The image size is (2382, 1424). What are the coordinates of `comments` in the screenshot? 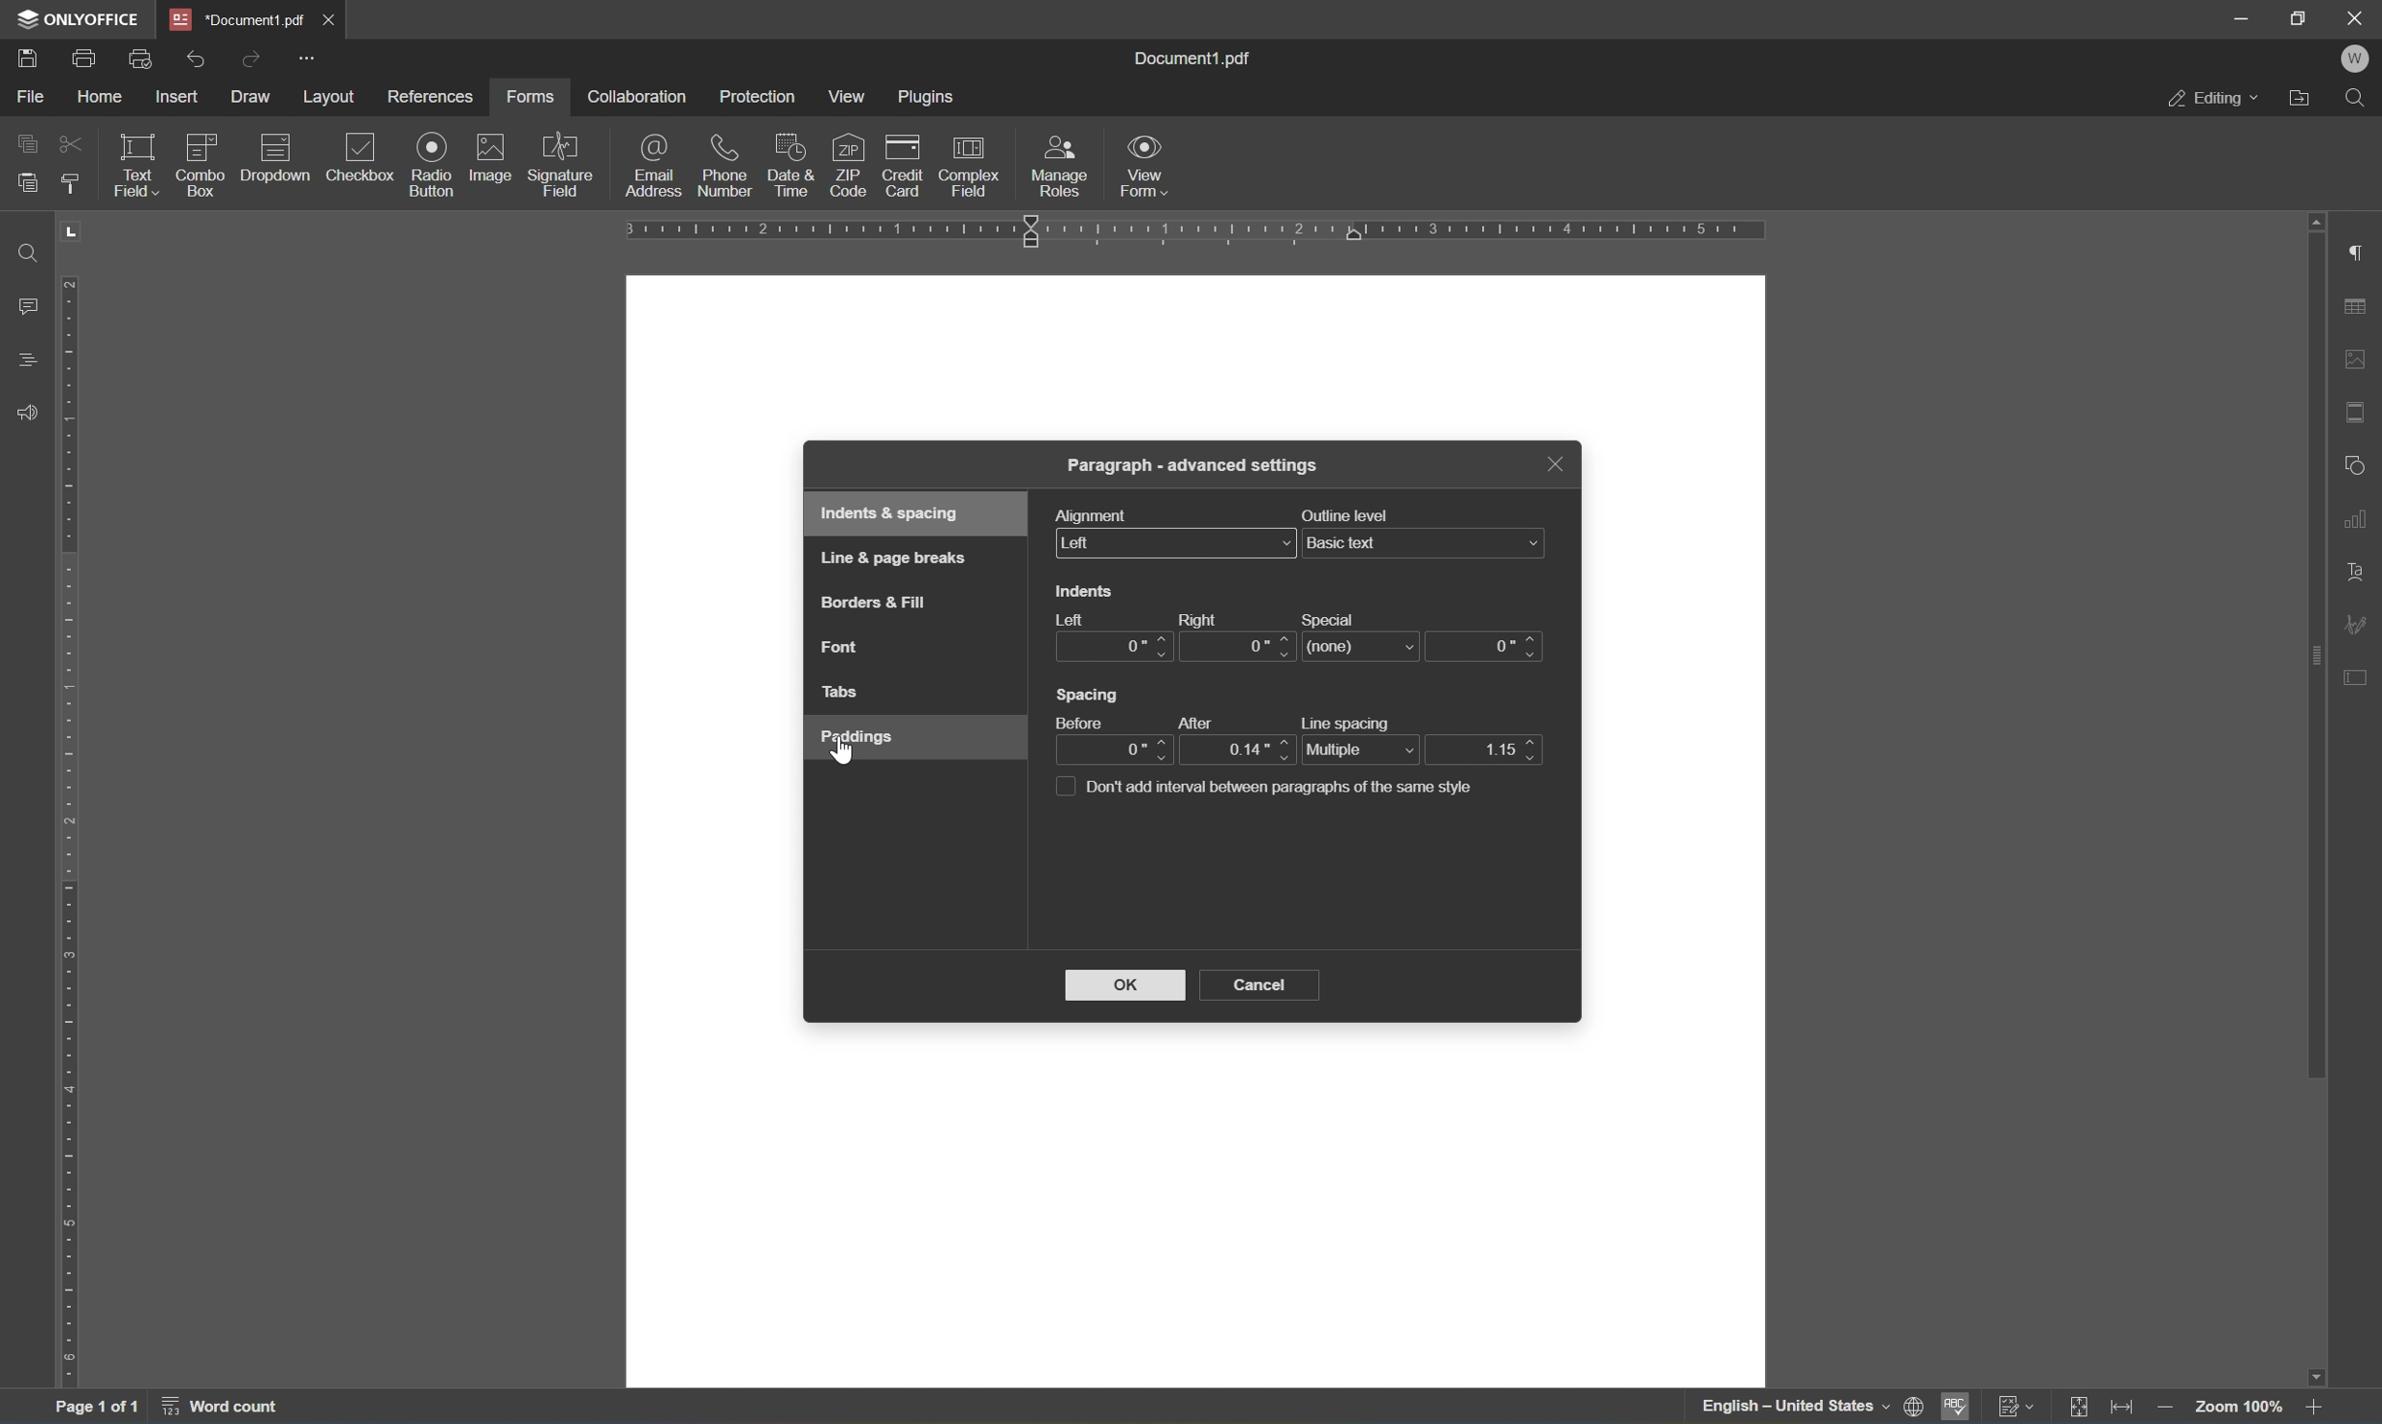 It's located at (26, 304).